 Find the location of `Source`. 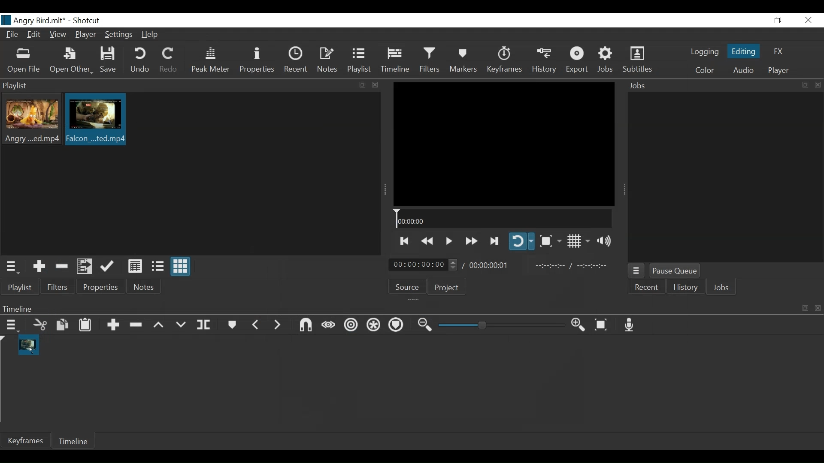

Source is located at coordinates (410, 286).